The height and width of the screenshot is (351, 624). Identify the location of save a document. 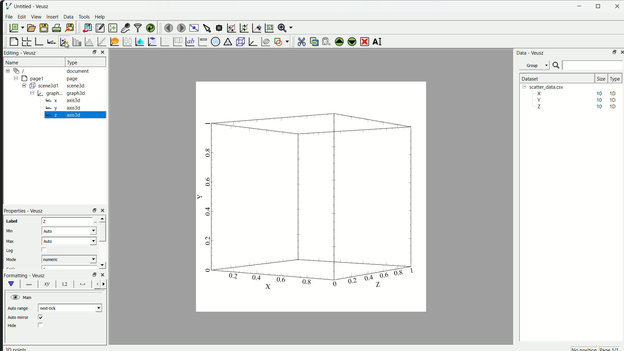
(43, 28).